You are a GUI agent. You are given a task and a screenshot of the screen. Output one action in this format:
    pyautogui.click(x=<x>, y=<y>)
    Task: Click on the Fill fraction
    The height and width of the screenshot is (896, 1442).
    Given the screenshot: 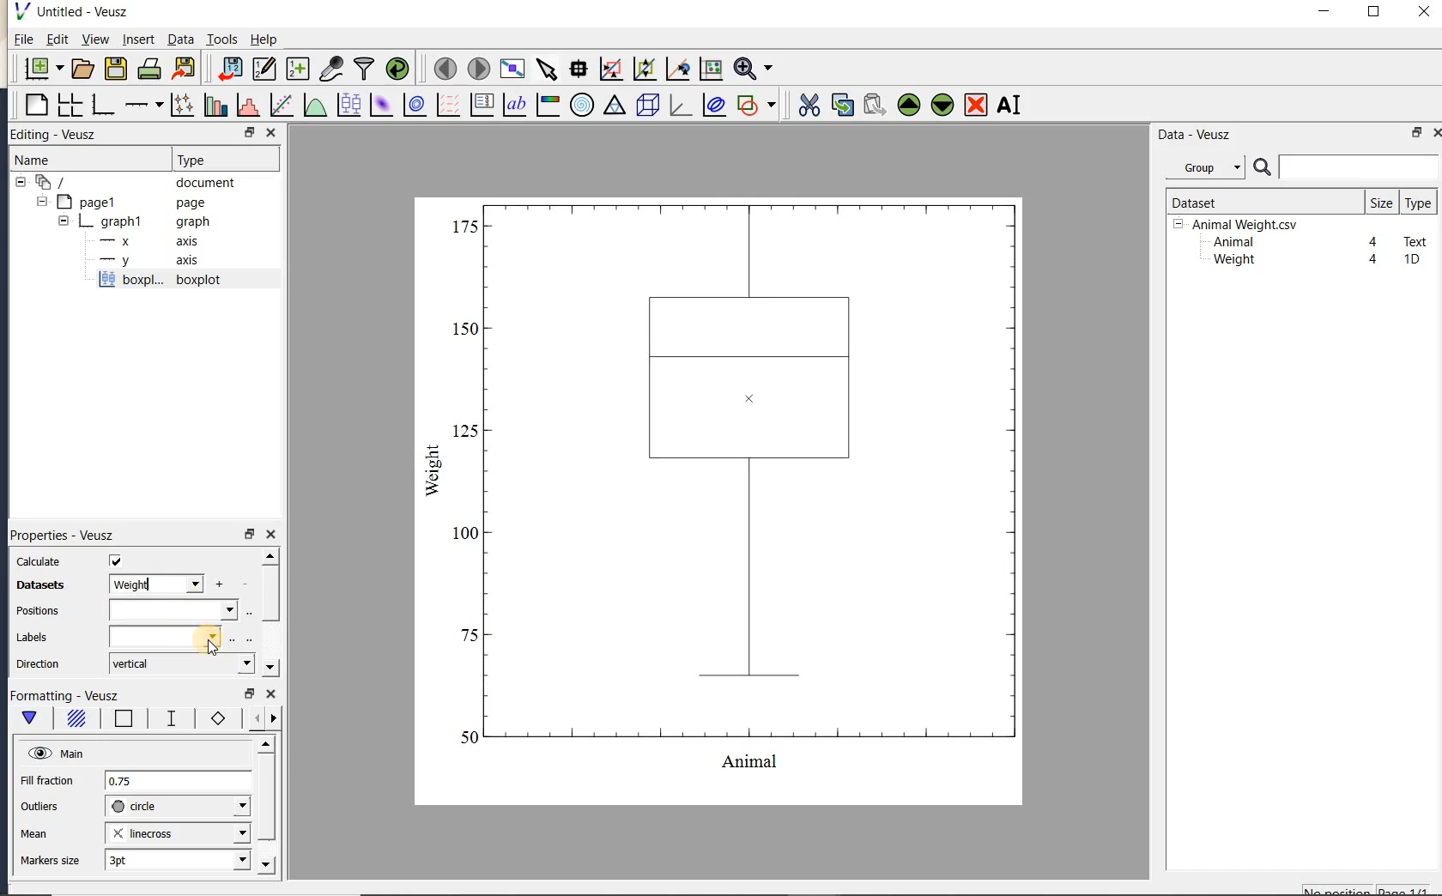 What is the action you would take?
    pyautogui.click(x=47, y=782)
    